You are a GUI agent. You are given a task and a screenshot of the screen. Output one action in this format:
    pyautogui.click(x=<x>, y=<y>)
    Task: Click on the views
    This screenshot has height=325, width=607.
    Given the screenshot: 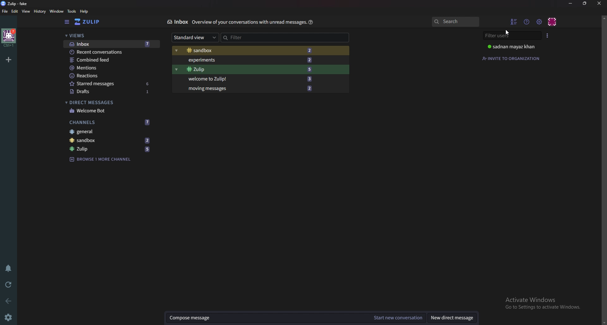 What is the action you would take?
    pyautogui.click(x=108, y=36)
    